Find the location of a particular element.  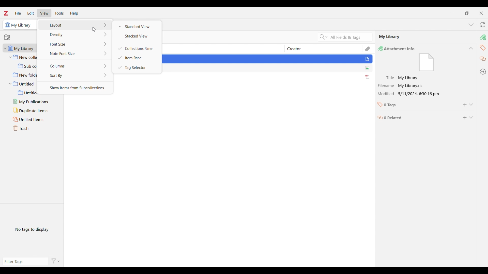

Density options is located at coordinates (75, 34).